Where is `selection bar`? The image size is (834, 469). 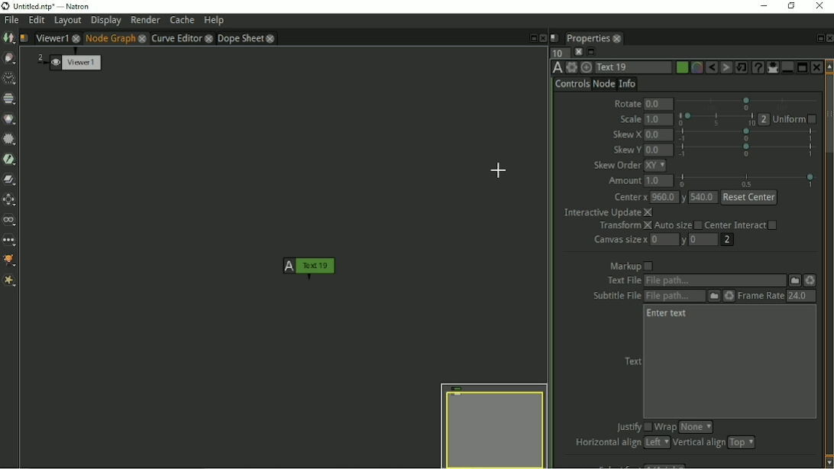 selection bar is located at coordinates (745, 102).